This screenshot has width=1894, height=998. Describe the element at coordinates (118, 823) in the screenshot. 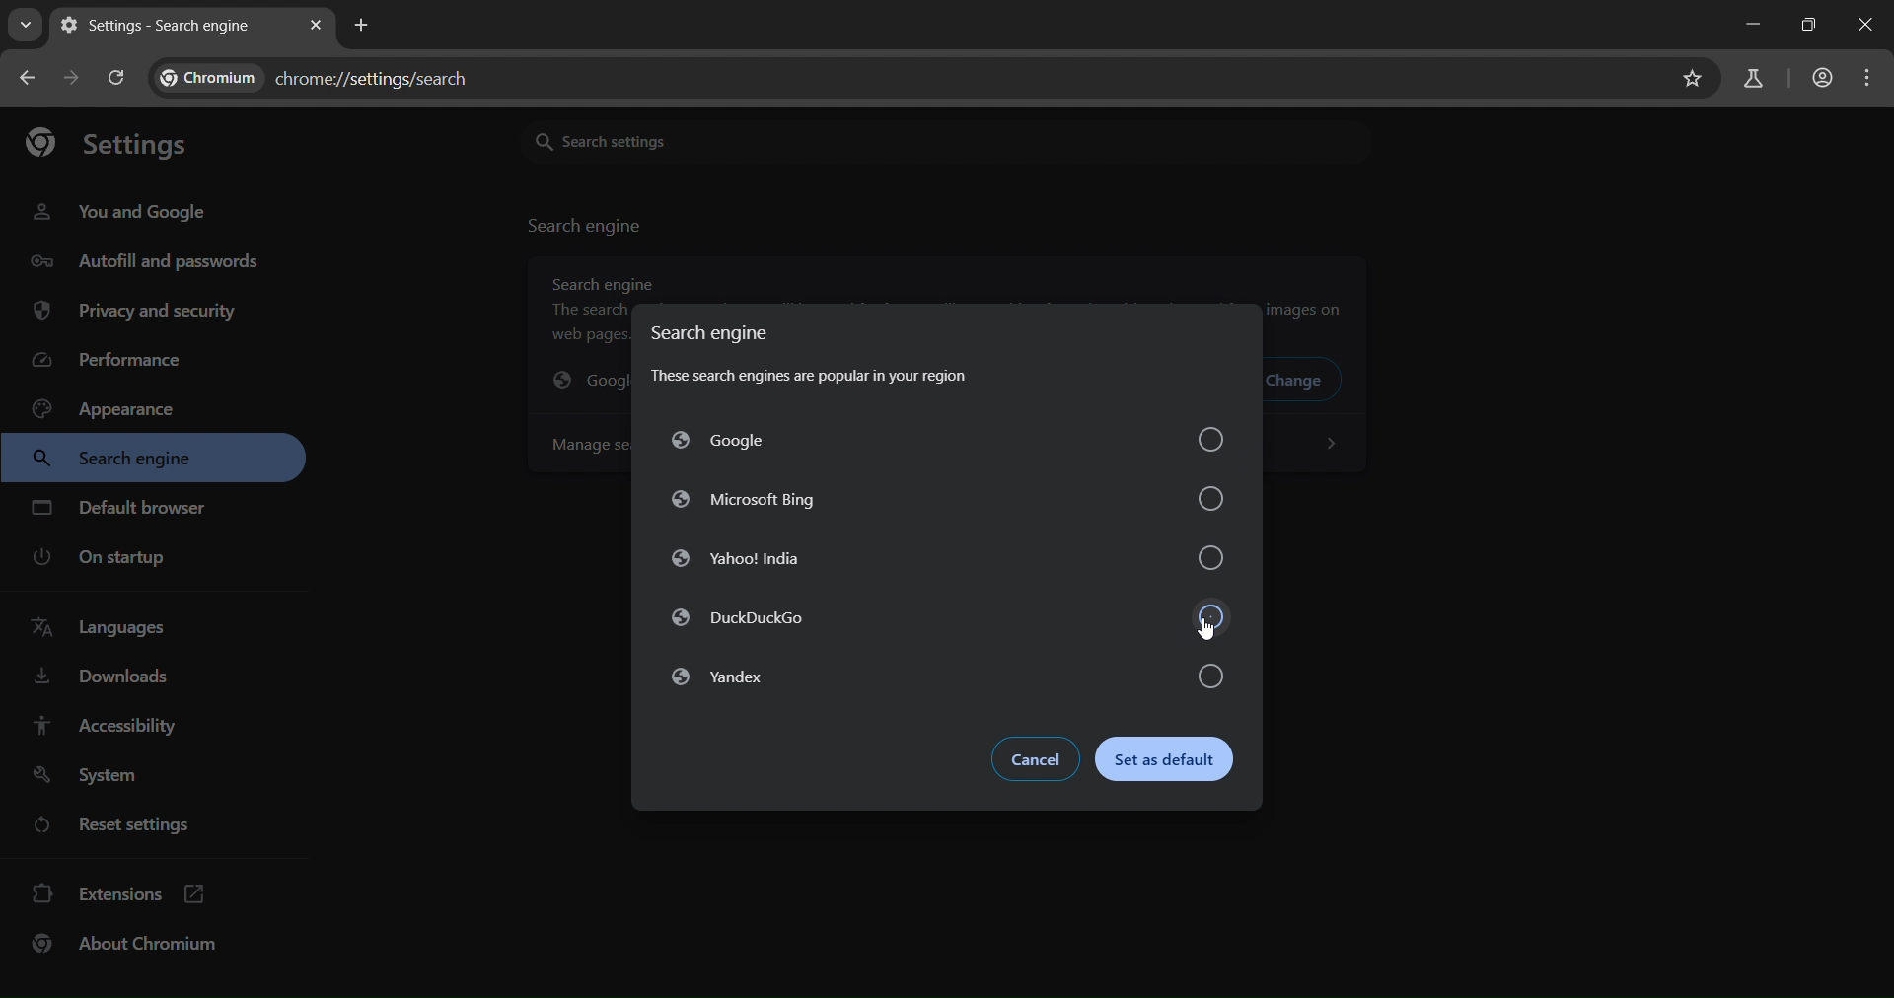

I see `reset settings` at that location.